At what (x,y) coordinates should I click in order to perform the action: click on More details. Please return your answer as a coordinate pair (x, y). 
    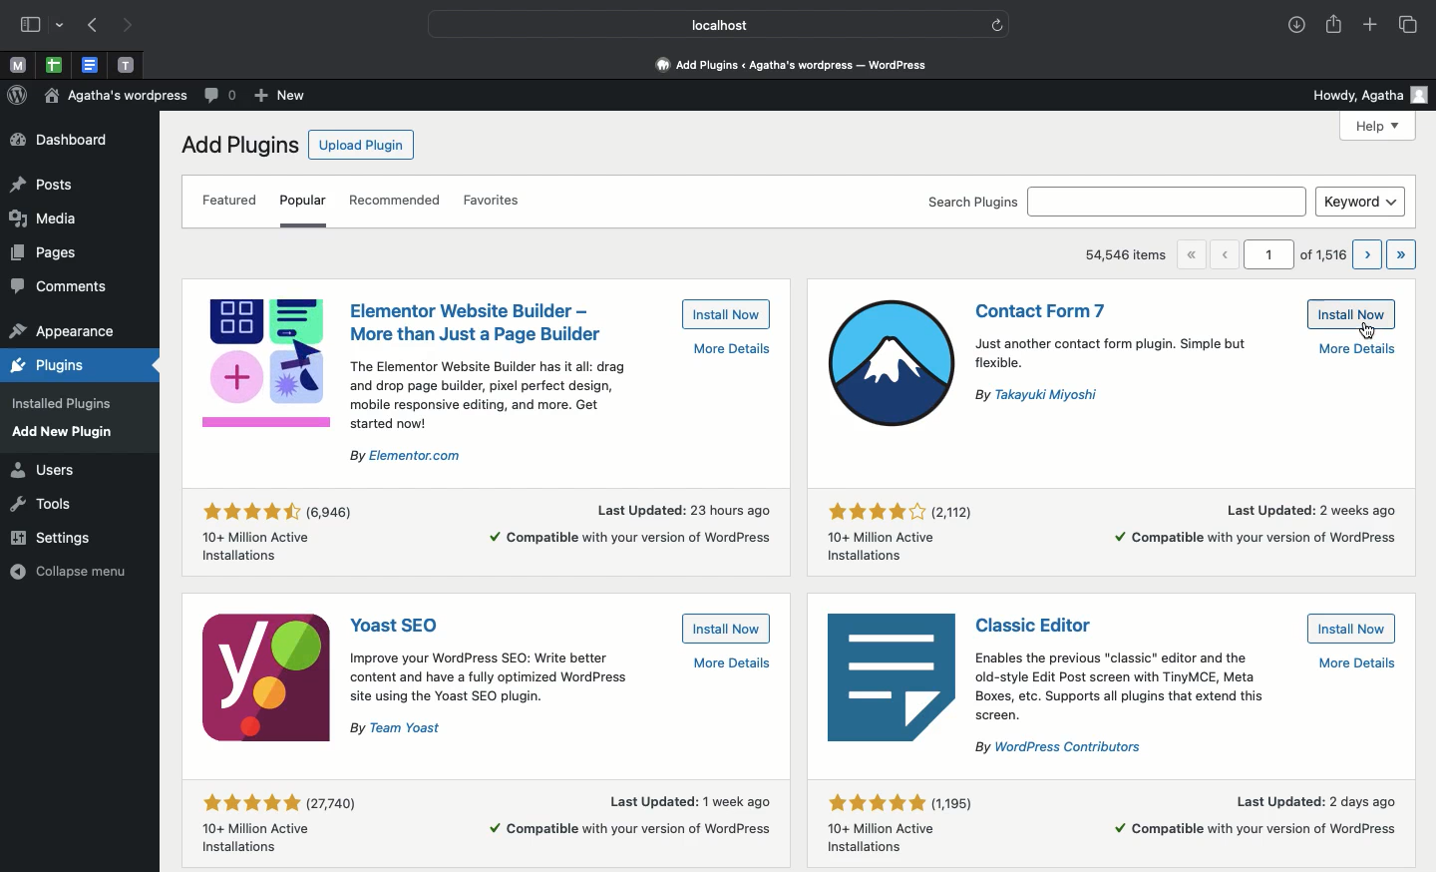
    Looking at the image, I should click on (630, 522).